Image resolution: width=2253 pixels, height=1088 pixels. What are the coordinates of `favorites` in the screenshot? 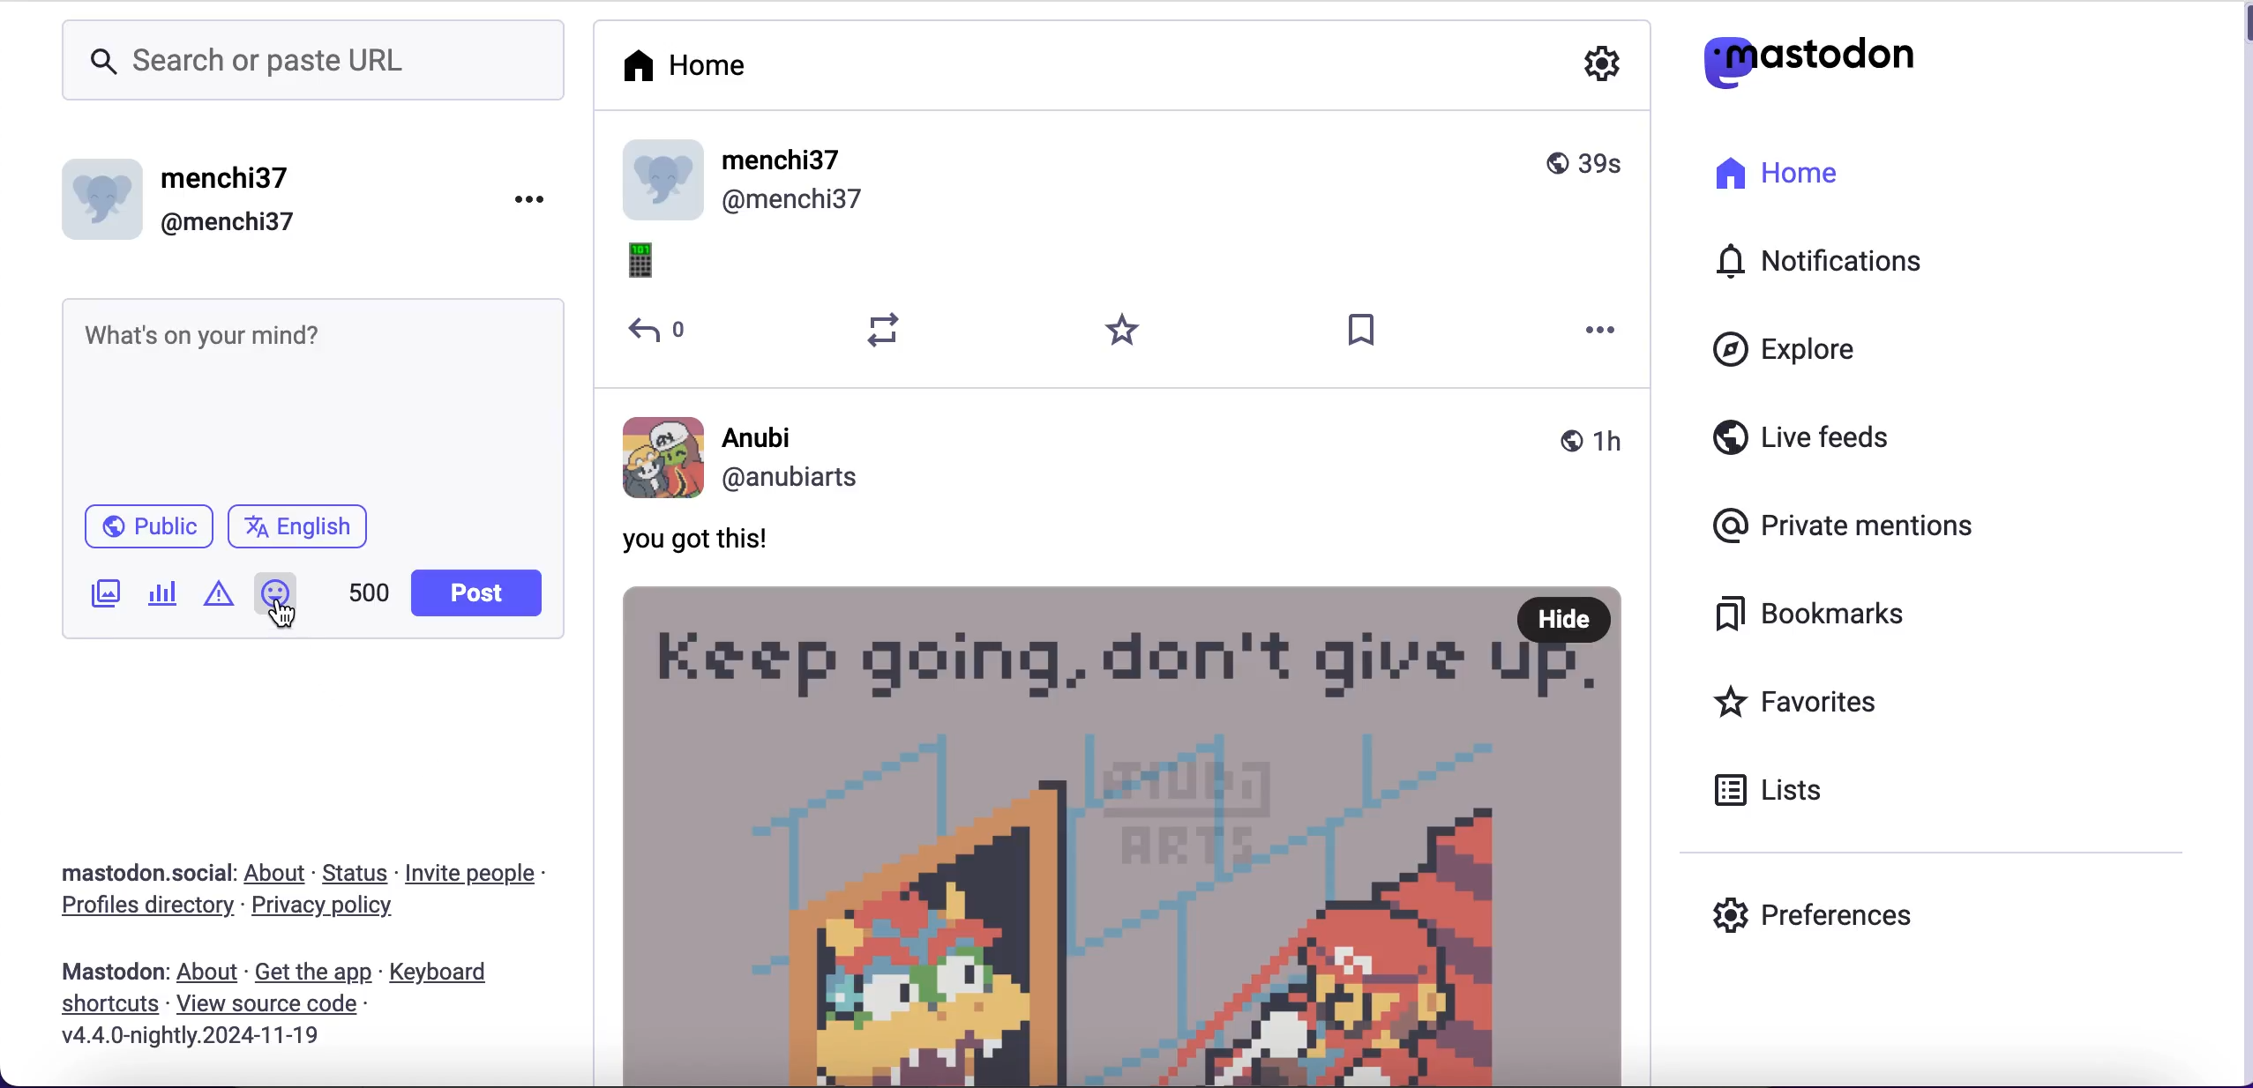 It's located at (1126, 332).